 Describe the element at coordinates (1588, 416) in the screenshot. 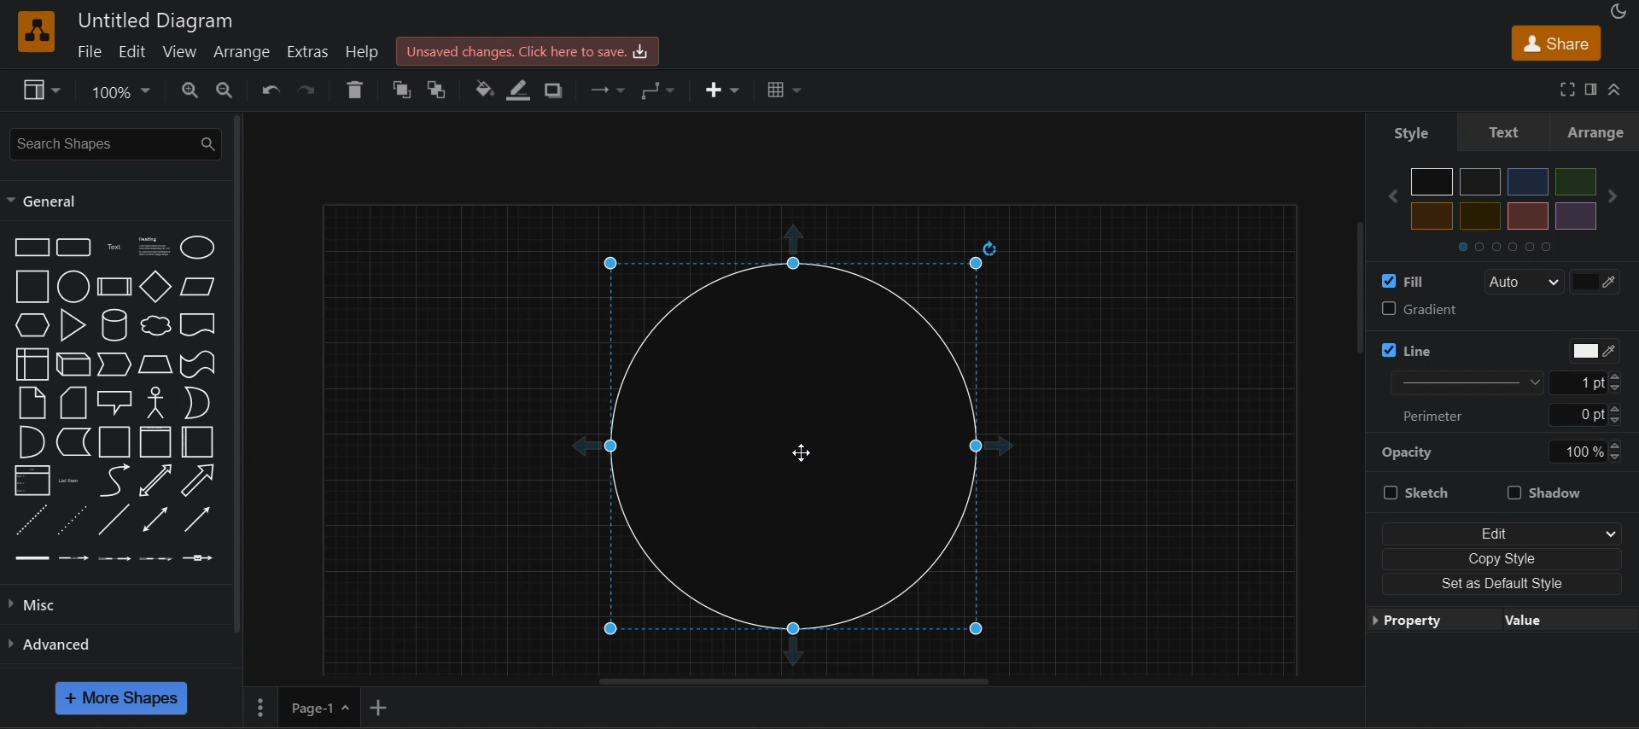

I see `0 pt` at that location.